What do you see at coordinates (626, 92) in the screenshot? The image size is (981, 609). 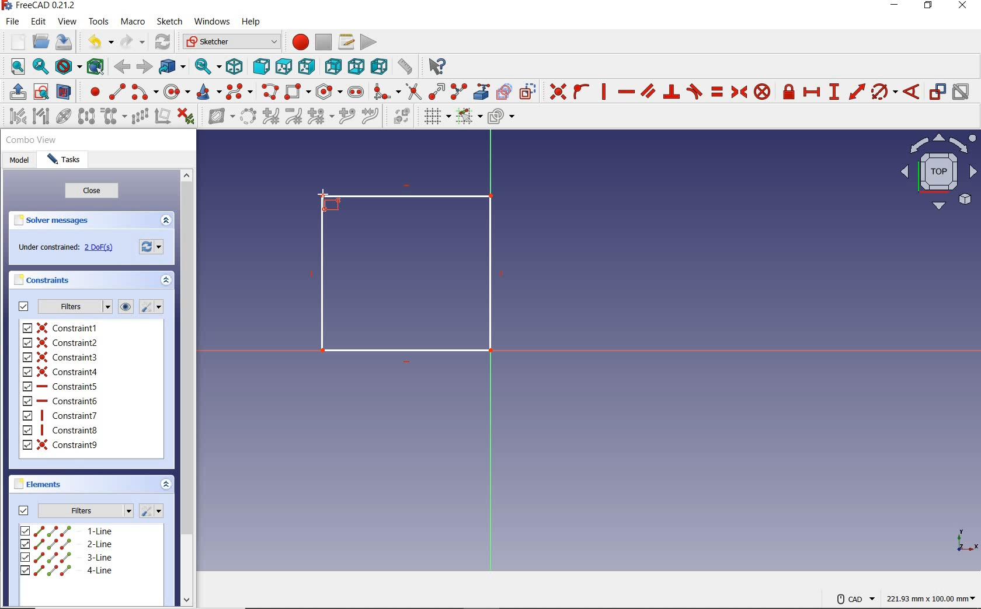 I see `constrain horizontally` at bounding box center [626, 92].